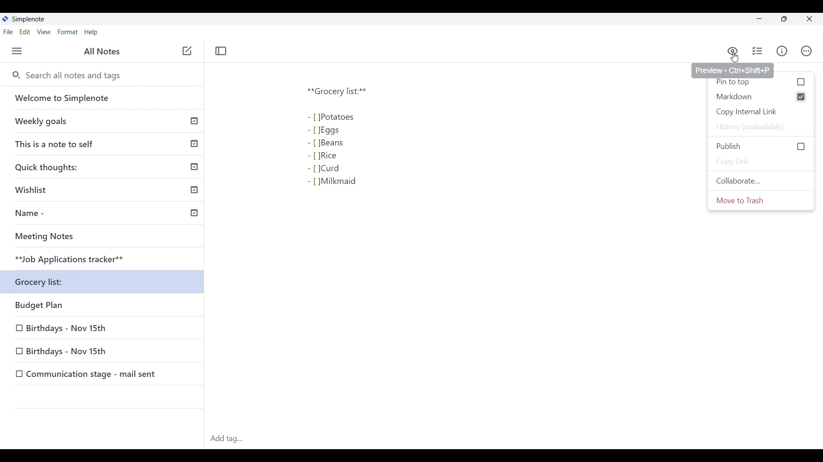 This screenshot has width=823, height=462. What do you see at coordinates (761, 181) in the screenshot?
I see `Collaborate` at bounding box center [761, 181].